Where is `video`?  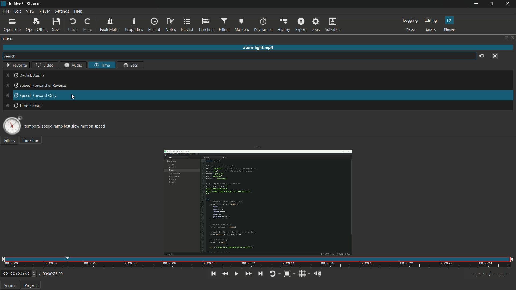
video is located at coordinates (44, 65).